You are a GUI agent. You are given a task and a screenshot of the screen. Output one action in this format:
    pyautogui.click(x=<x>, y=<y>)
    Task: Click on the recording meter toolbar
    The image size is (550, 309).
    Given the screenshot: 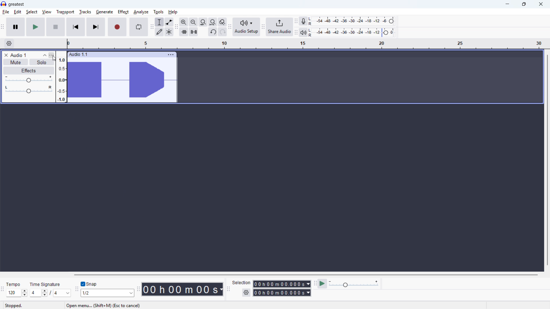 What is the action you would take?
    pyautogui.click(x=296, y=21)
    